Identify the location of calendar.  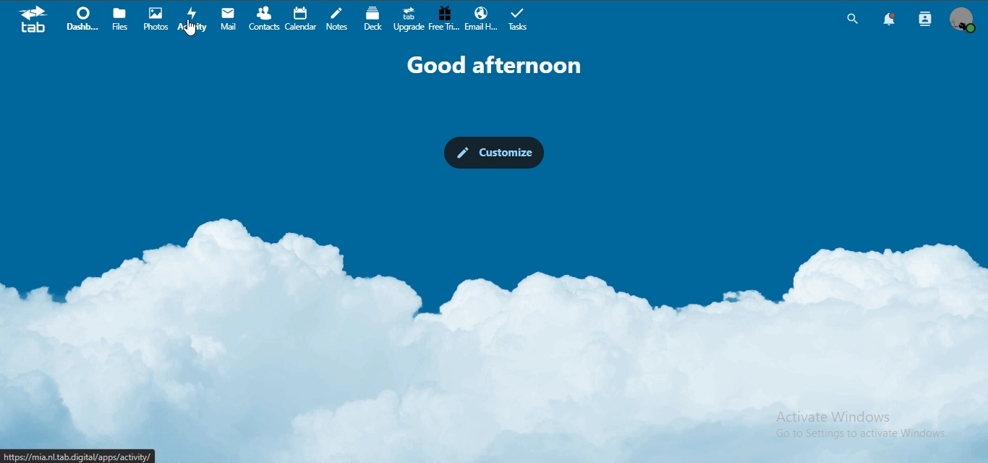
(302, 18).